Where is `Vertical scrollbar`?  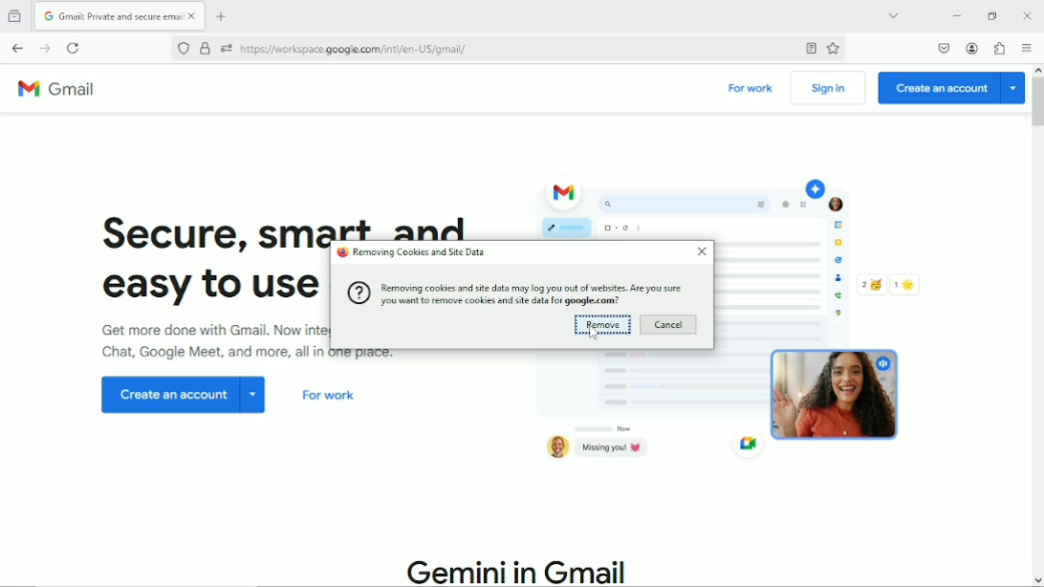 Vertical scrollbar is located at coordinates (1036, 102).